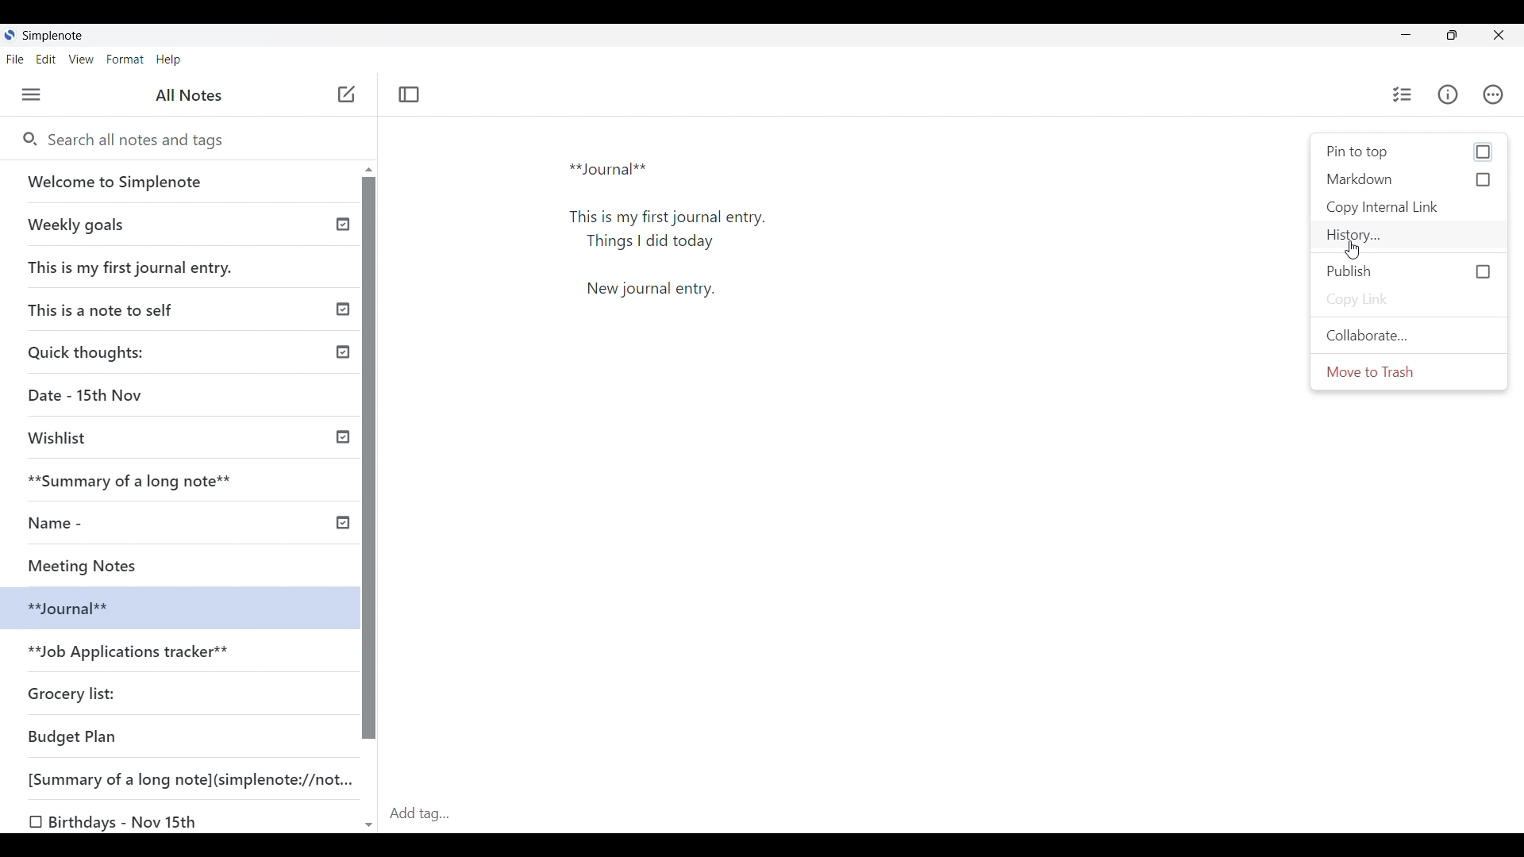  I want to click on Menu, so click(31, 94).